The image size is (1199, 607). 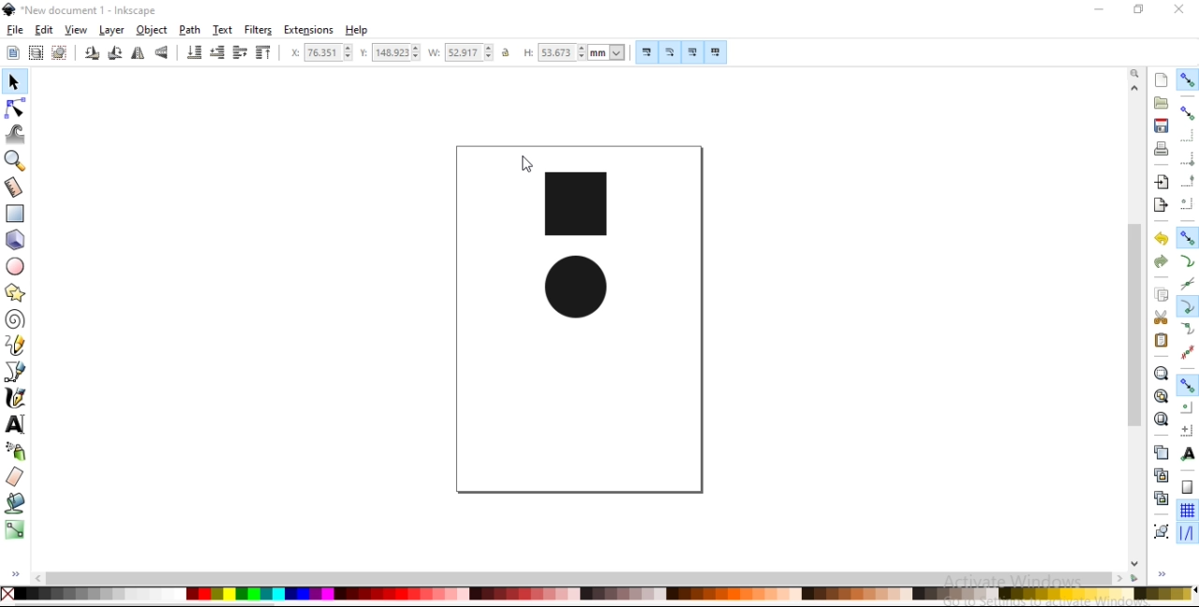 What do you see at coordinates (1187, 111) in the screenshot?
I see `snap bounding boxes` at bounding box center [1187, 111].